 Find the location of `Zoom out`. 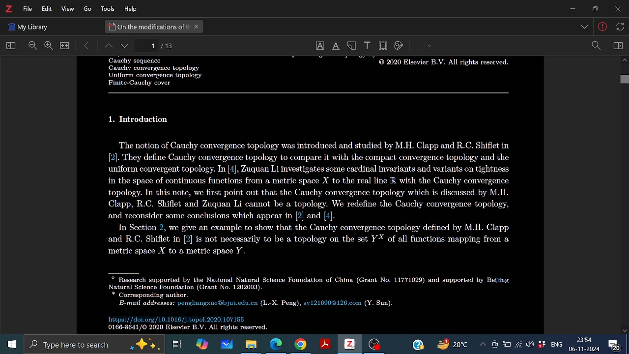

Zoom out is located at coordinates (33, 46).